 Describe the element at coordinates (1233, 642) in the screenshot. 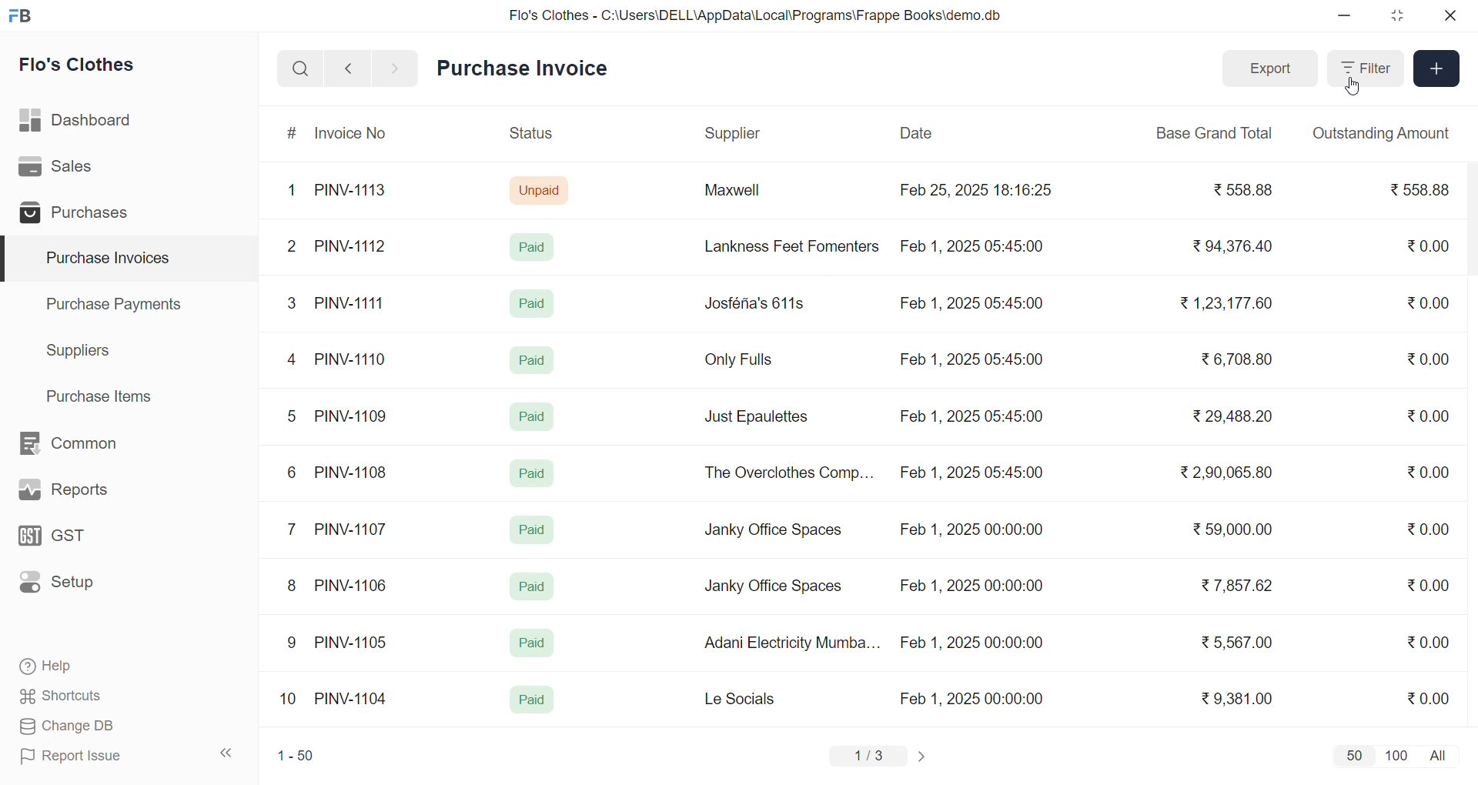

I see `₹ 5,567.00` at that location.